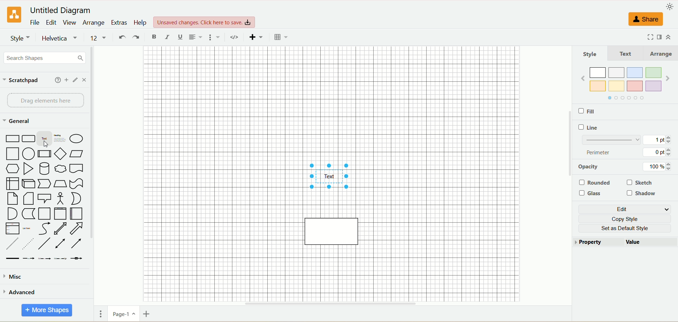 This screenshot has height=322, width=678. I want to click on general, so click(17, 121).